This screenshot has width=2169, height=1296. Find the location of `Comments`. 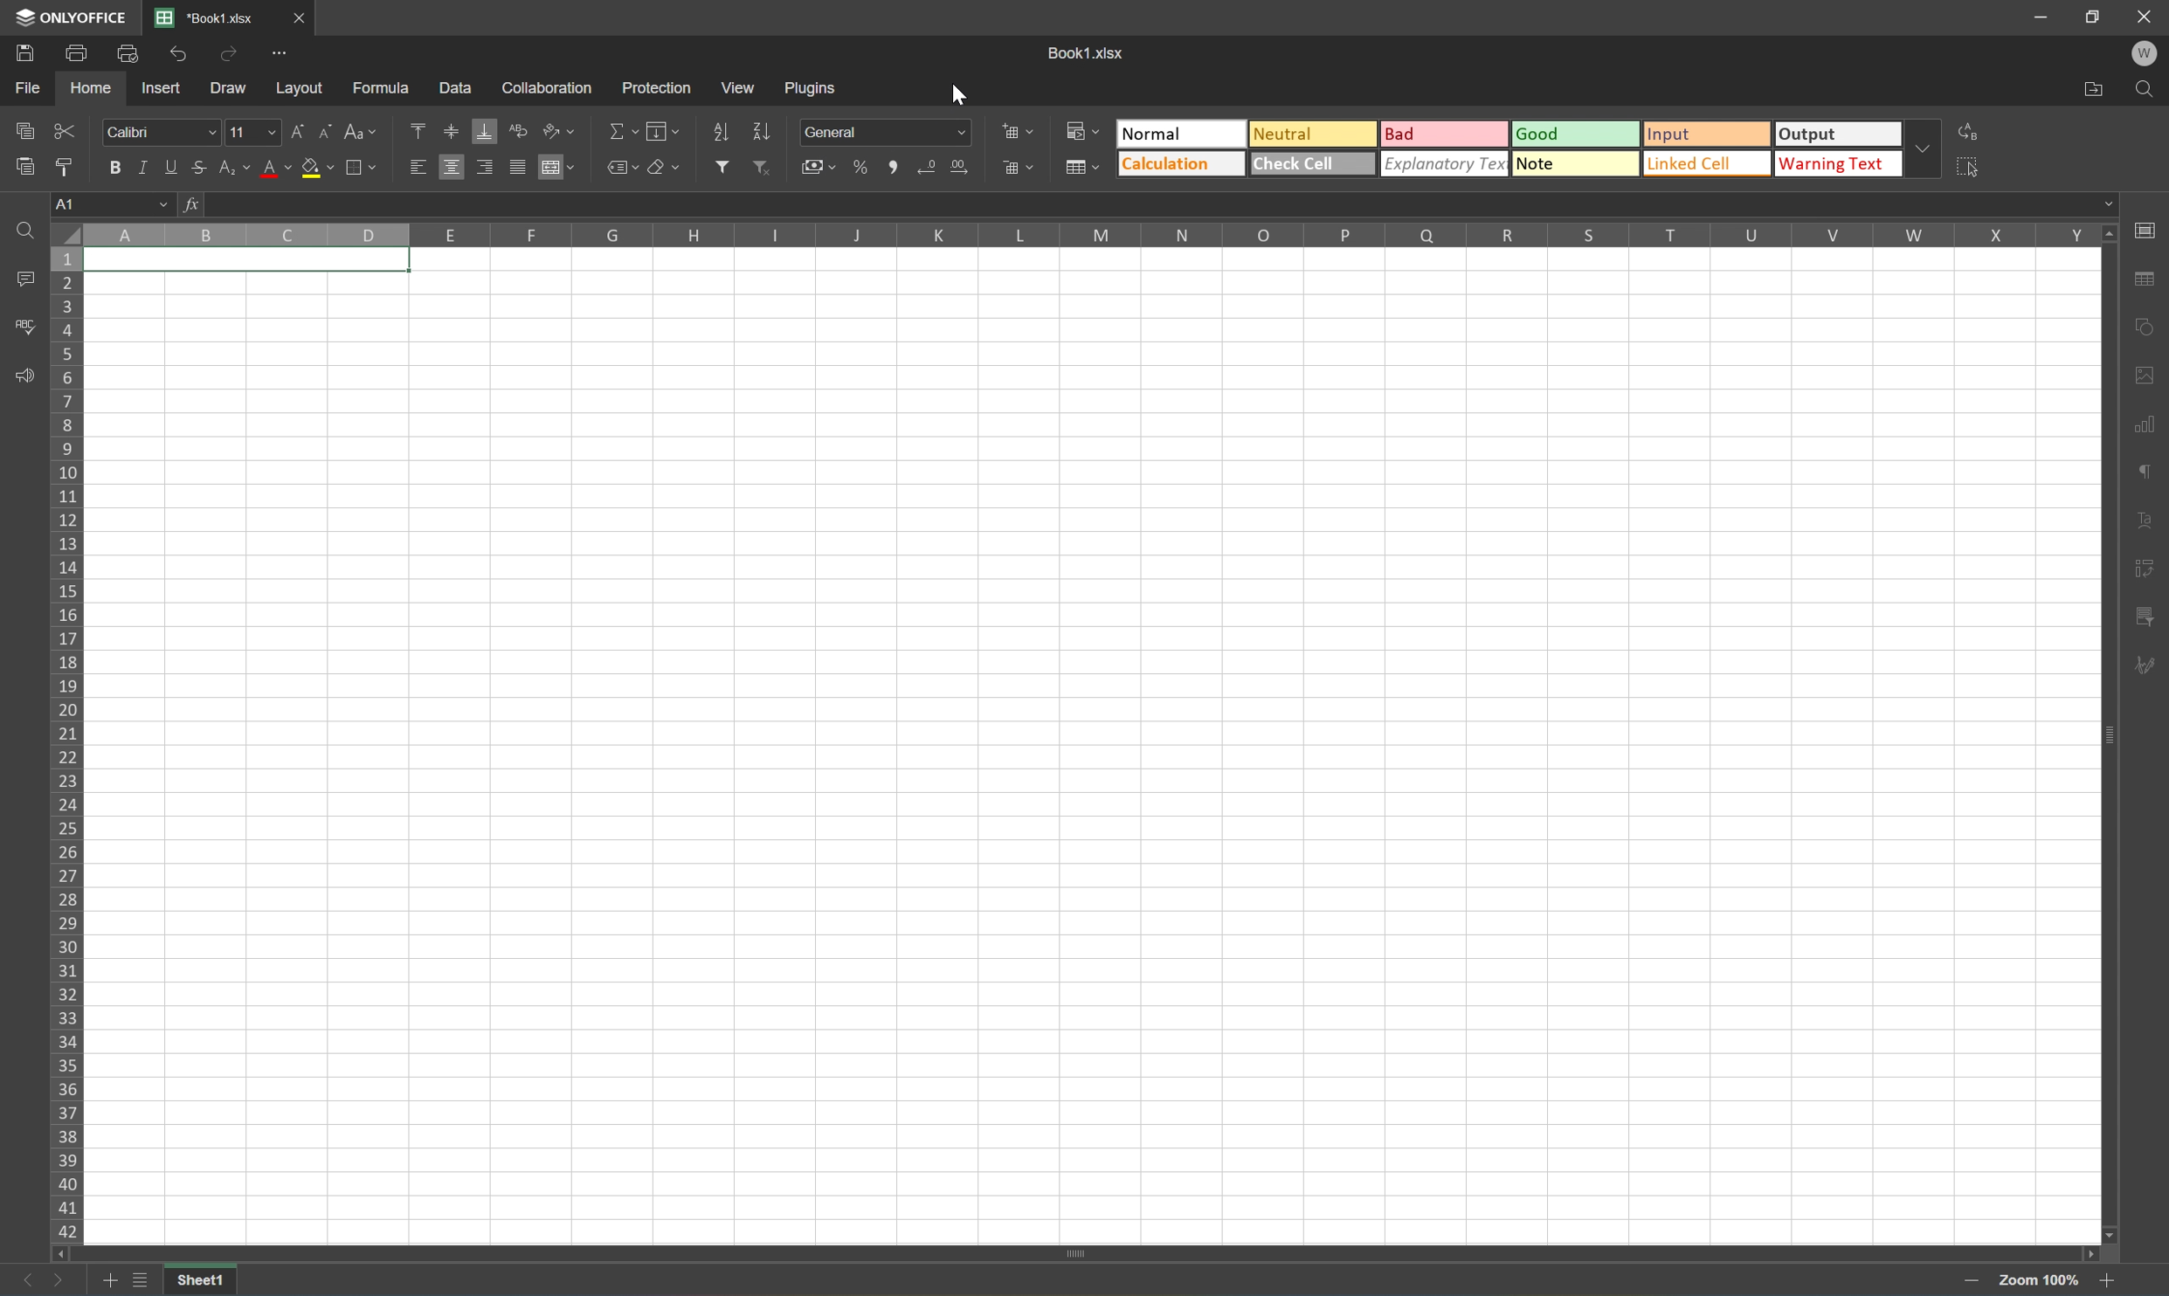

Comments is located at coordinates (24, 278).